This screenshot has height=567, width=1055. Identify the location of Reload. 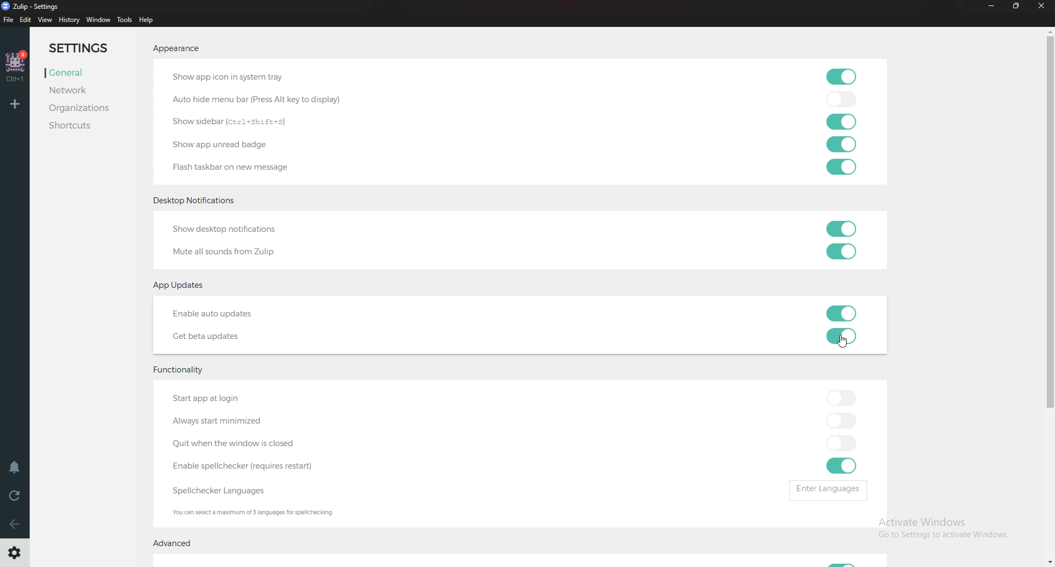
(13, 496).